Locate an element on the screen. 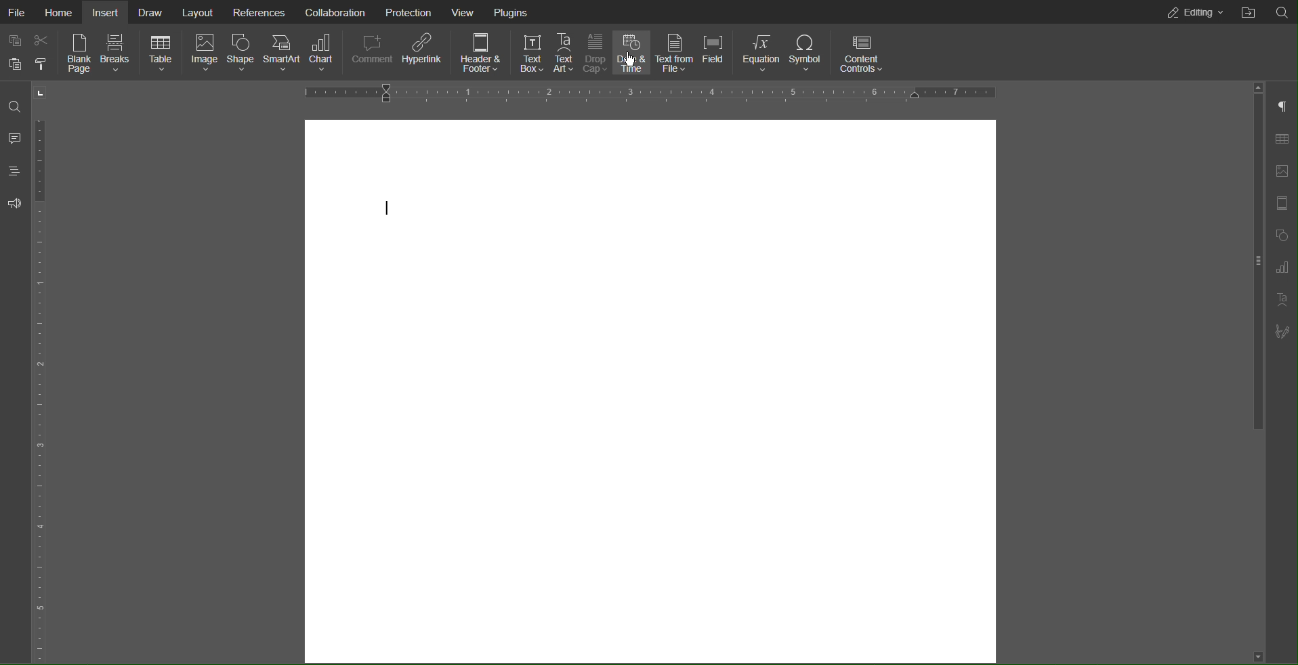 The height and width of the screenshot is (665, 1298). Header & Footer is located at coordinates (481, 51).